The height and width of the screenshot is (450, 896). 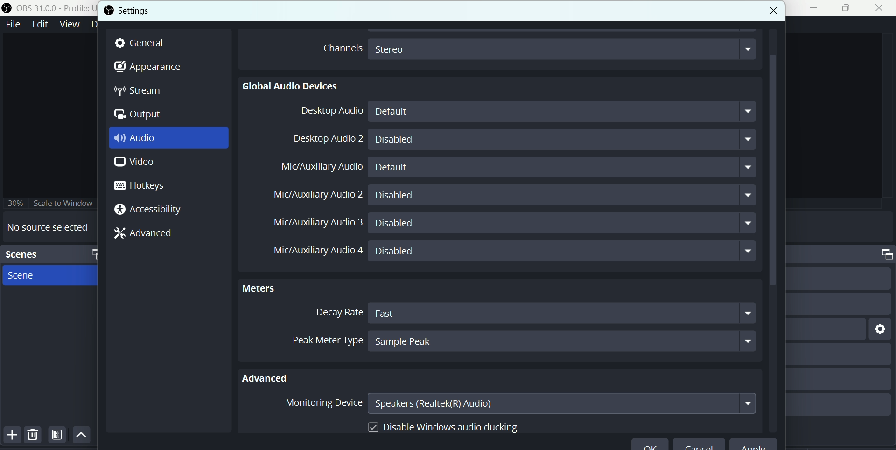 I want to click on Scenes, so click(x=33, y=254).